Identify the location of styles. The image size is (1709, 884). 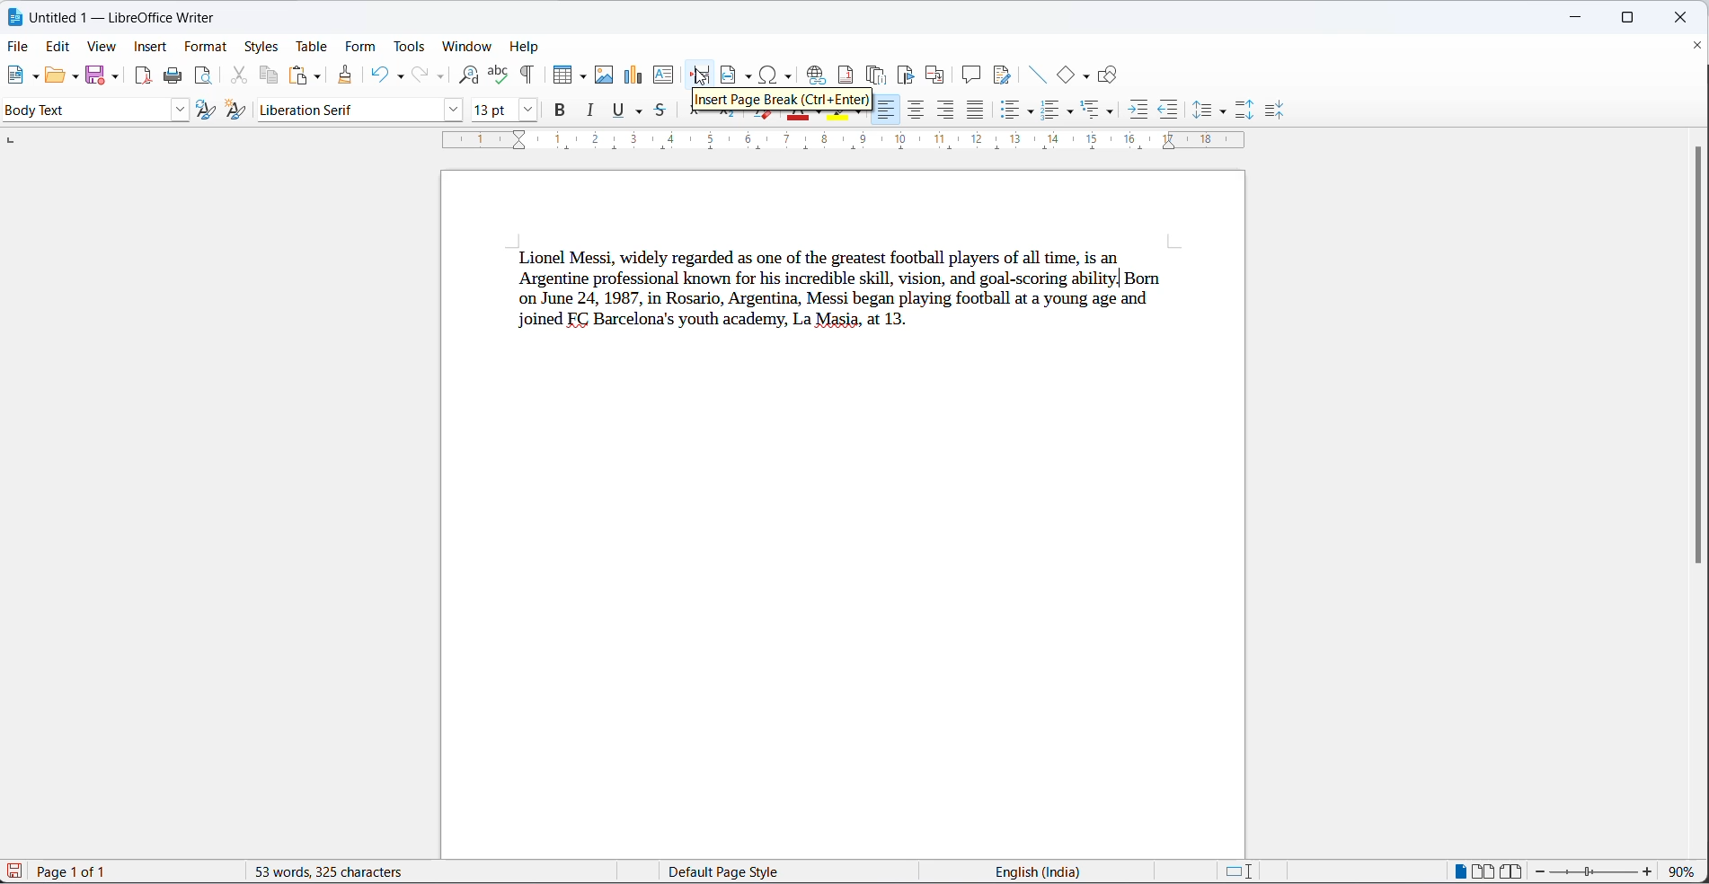
(265, 46).